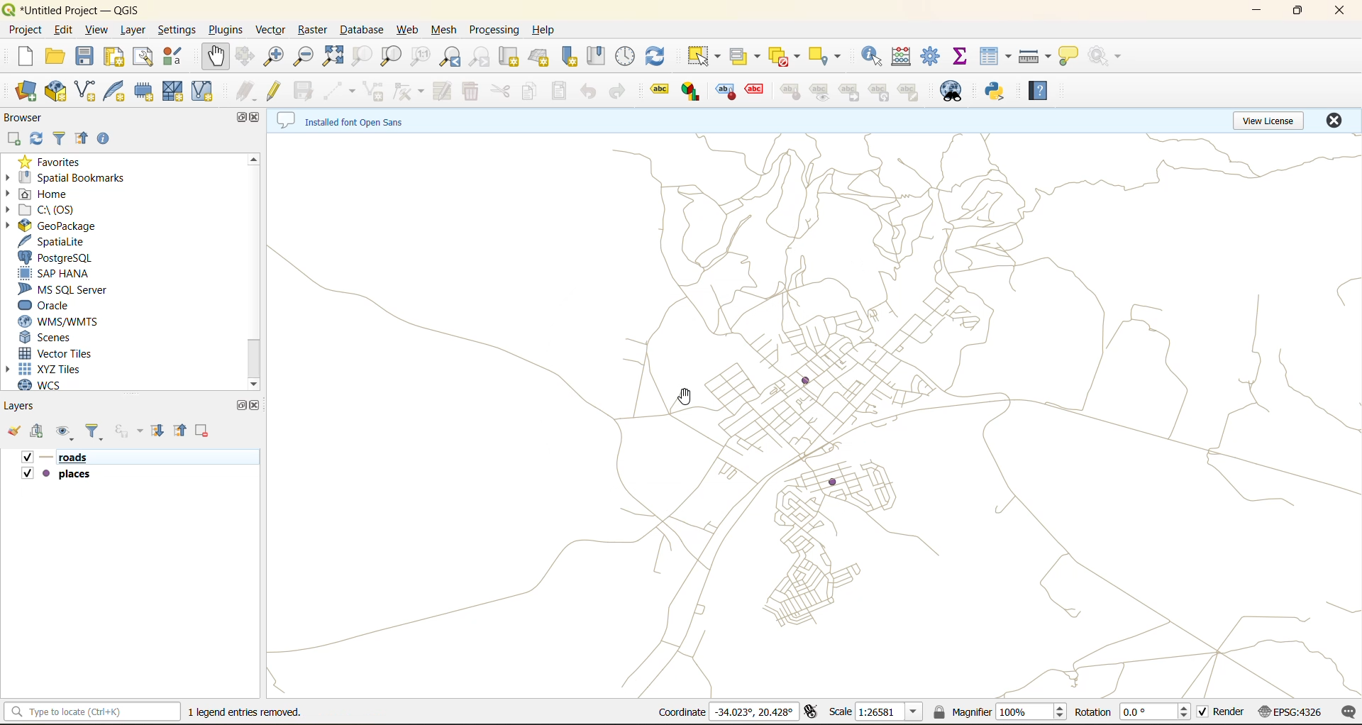 This screenshot has width=1362, height=725. I want to click on zoom out, so click(305, 59).